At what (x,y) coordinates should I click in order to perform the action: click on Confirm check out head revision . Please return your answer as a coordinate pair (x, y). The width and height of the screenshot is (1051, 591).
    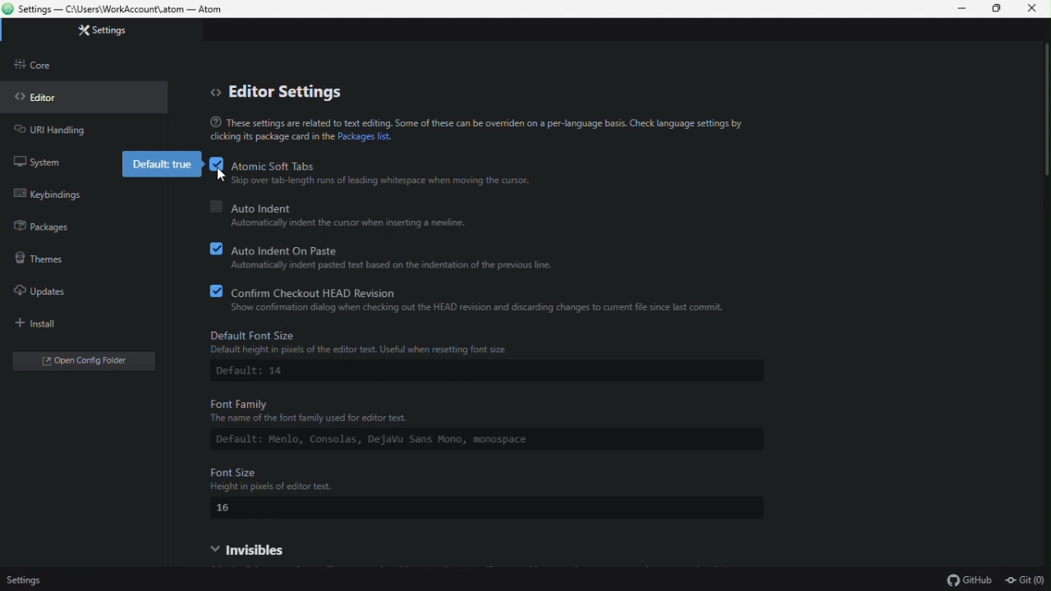
    Looking at the image, I should click on (456, 290).